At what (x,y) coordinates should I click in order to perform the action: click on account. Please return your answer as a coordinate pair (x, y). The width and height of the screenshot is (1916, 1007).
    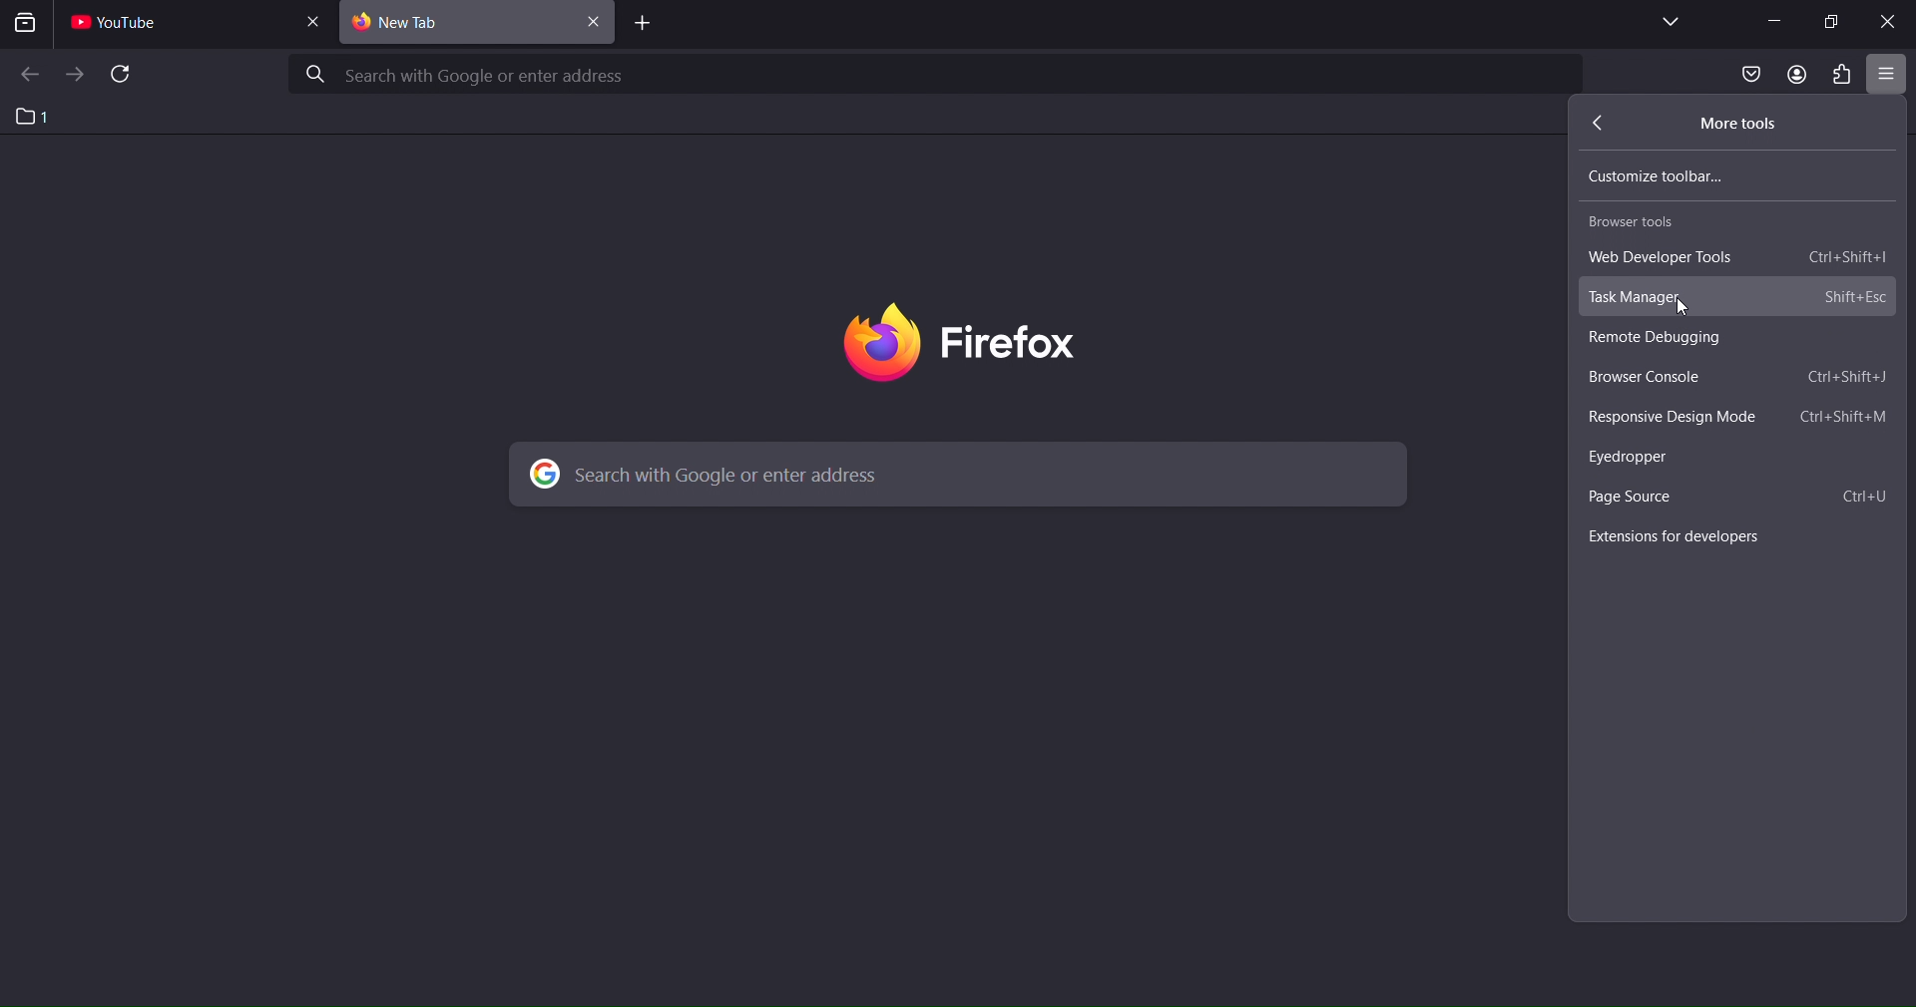
    Looking at the image, I should click on (1792, 74).